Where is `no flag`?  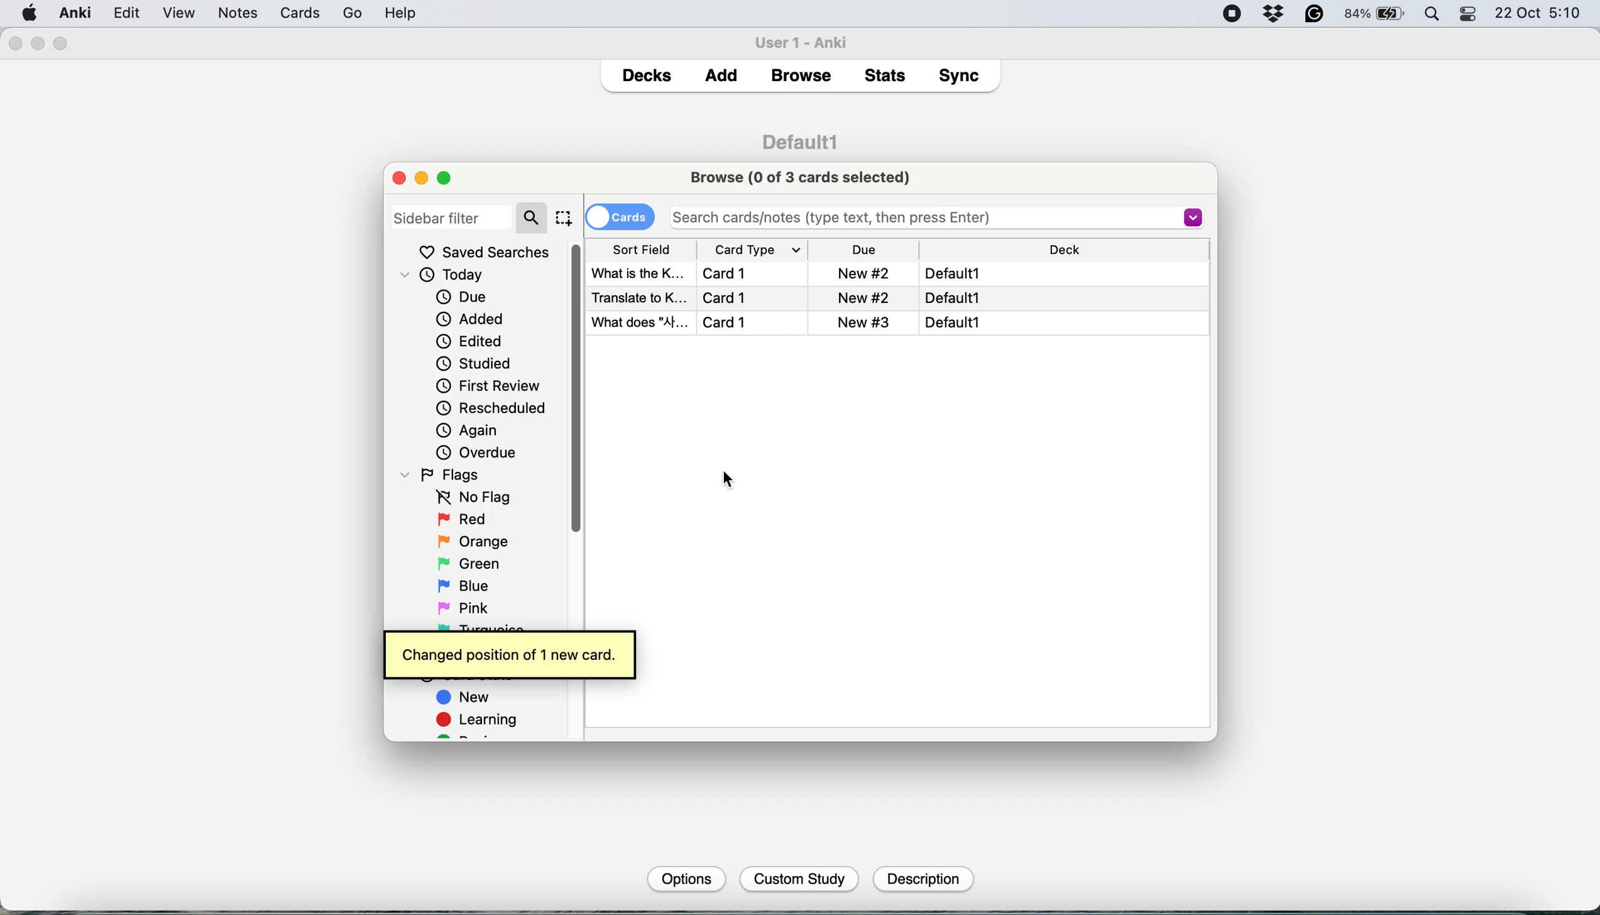 no flag is located at coordinates (470, 498).